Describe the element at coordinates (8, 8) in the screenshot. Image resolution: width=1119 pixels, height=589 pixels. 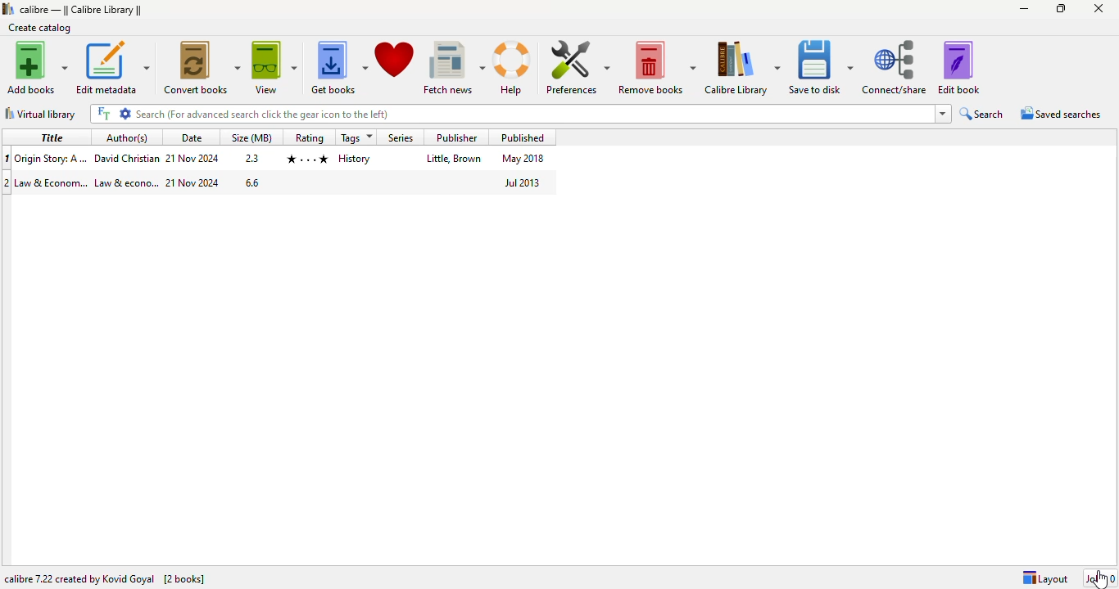
I see `logo` at that location.